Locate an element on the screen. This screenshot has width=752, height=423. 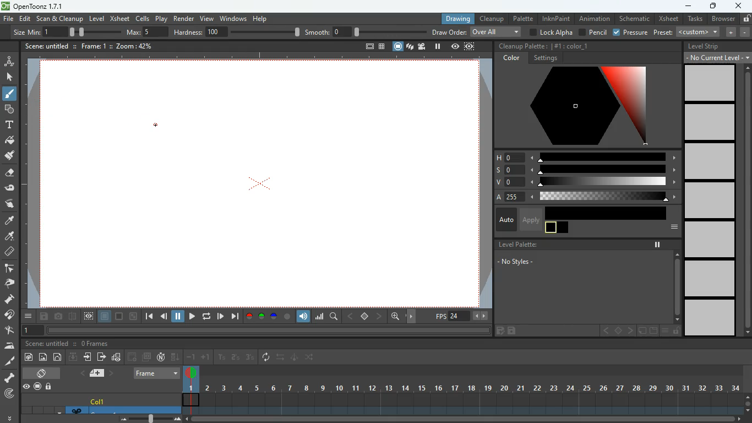
color is located at coordinates (287, 317).